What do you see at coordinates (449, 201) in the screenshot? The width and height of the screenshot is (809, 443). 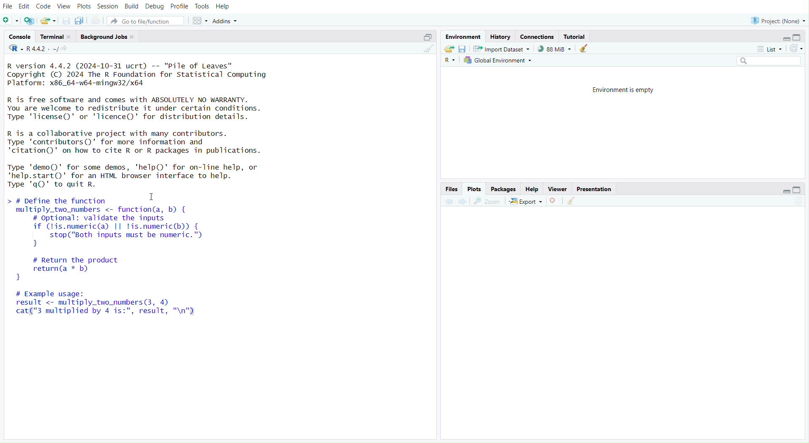 I see `Go back to the previous source location (Ctrl + F9)` at bounding box center [449, 201].